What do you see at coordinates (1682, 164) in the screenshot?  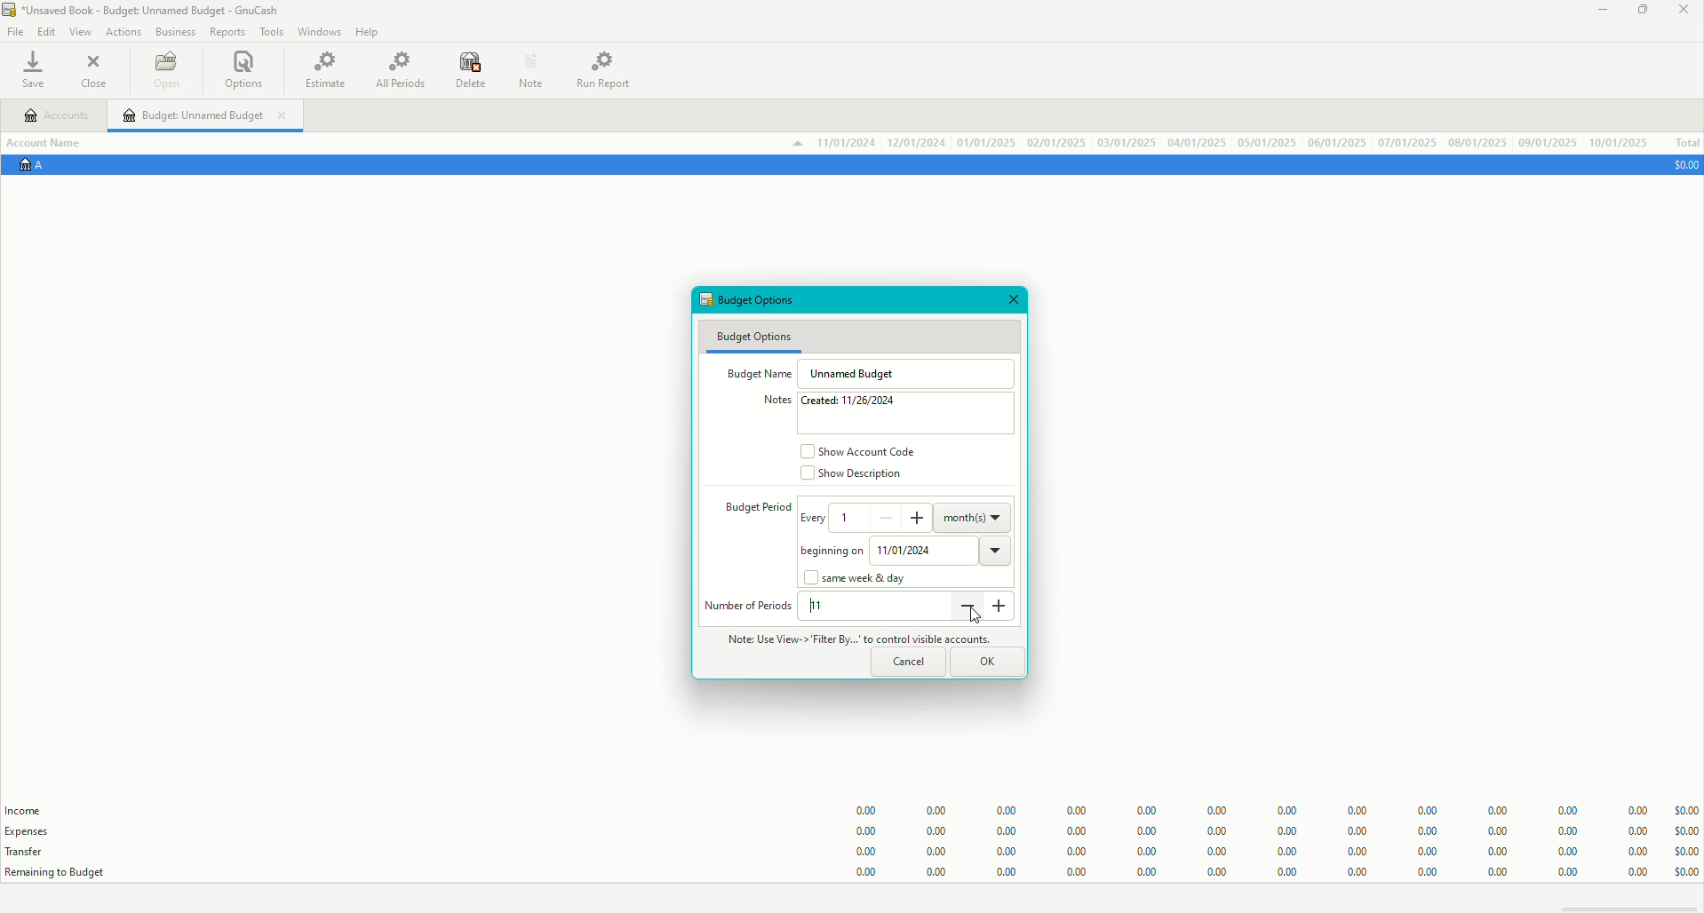 I see `$0` at bounding box center [1682, 164].